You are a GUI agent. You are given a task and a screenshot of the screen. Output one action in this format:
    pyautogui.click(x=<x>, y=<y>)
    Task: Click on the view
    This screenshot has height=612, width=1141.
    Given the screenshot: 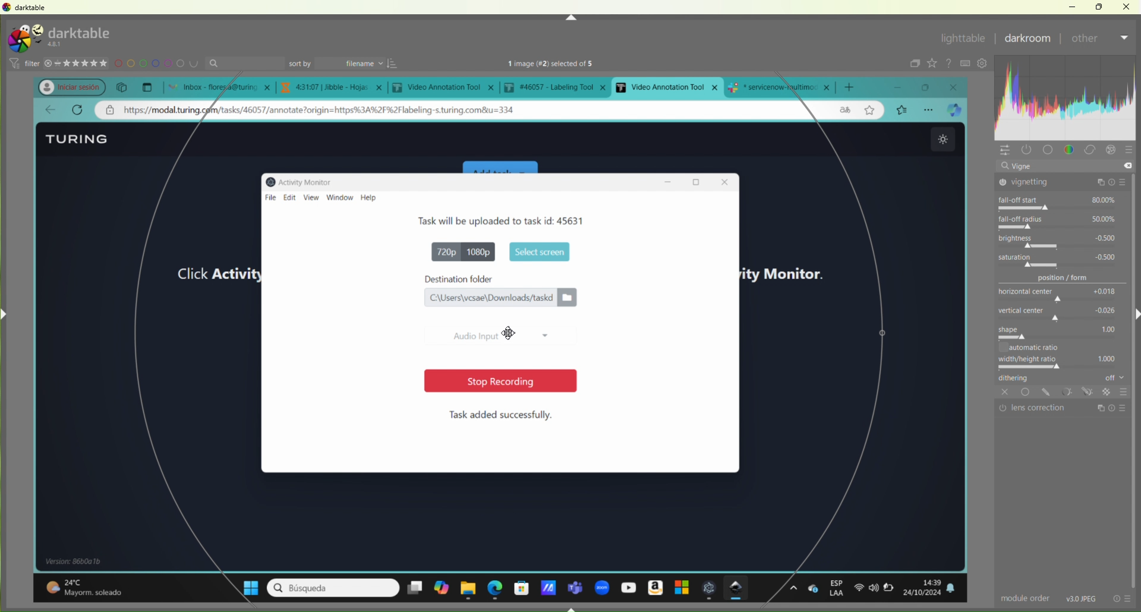 What is the action you would take?
    pyautogui.click(x=311, y=198)
    